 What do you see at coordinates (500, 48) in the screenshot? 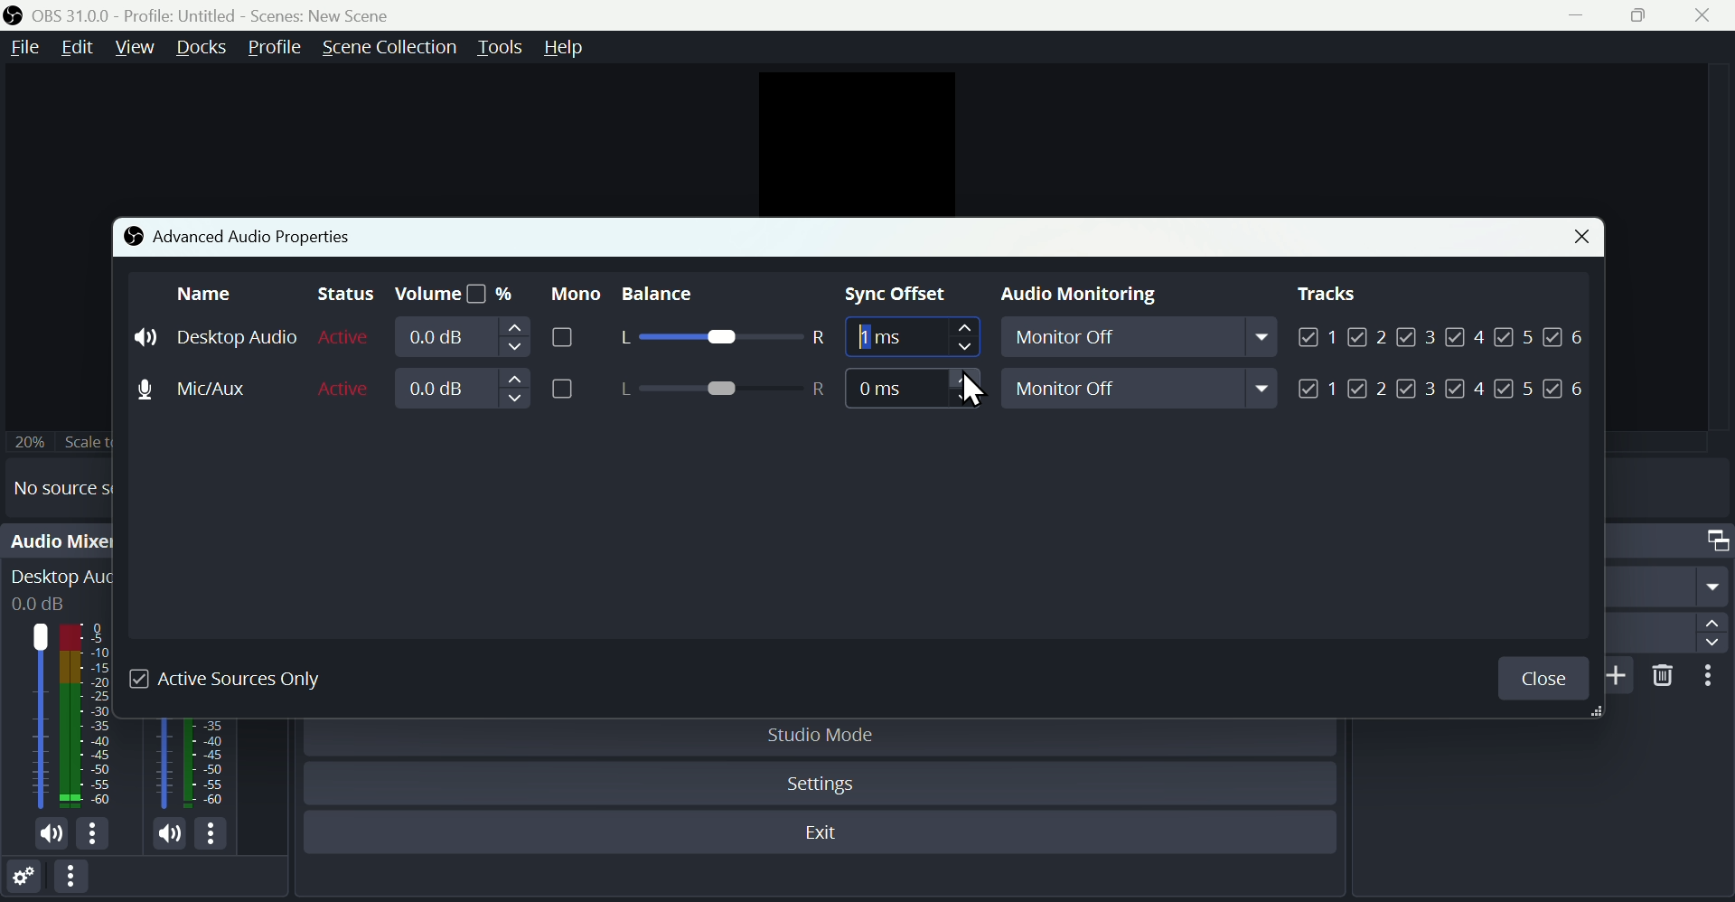
I see `Tools` at bounding box center [500, 48].